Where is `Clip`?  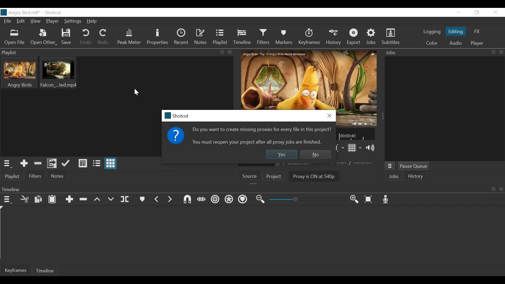 Clip is located at coordinates (58, 73).